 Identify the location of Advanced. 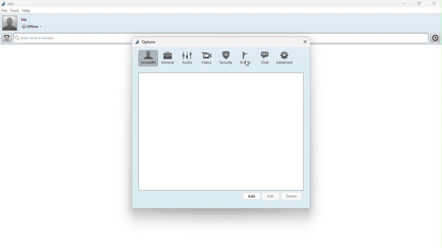
(286, 58).